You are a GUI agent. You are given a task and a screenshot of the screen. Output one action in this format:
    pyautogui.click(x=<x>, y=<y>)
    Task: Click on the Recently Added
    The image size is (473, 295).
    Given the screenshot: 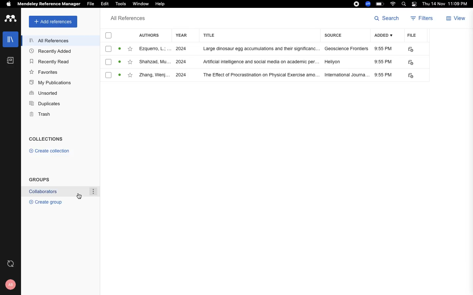 What is the action you would take?
    pyautogui.click(x=52, y=51)
    